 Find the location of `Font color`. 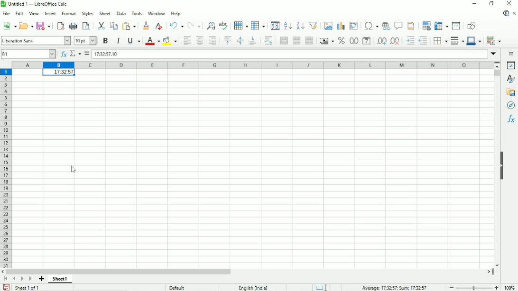

Font color is located at coordinates (153, 40).